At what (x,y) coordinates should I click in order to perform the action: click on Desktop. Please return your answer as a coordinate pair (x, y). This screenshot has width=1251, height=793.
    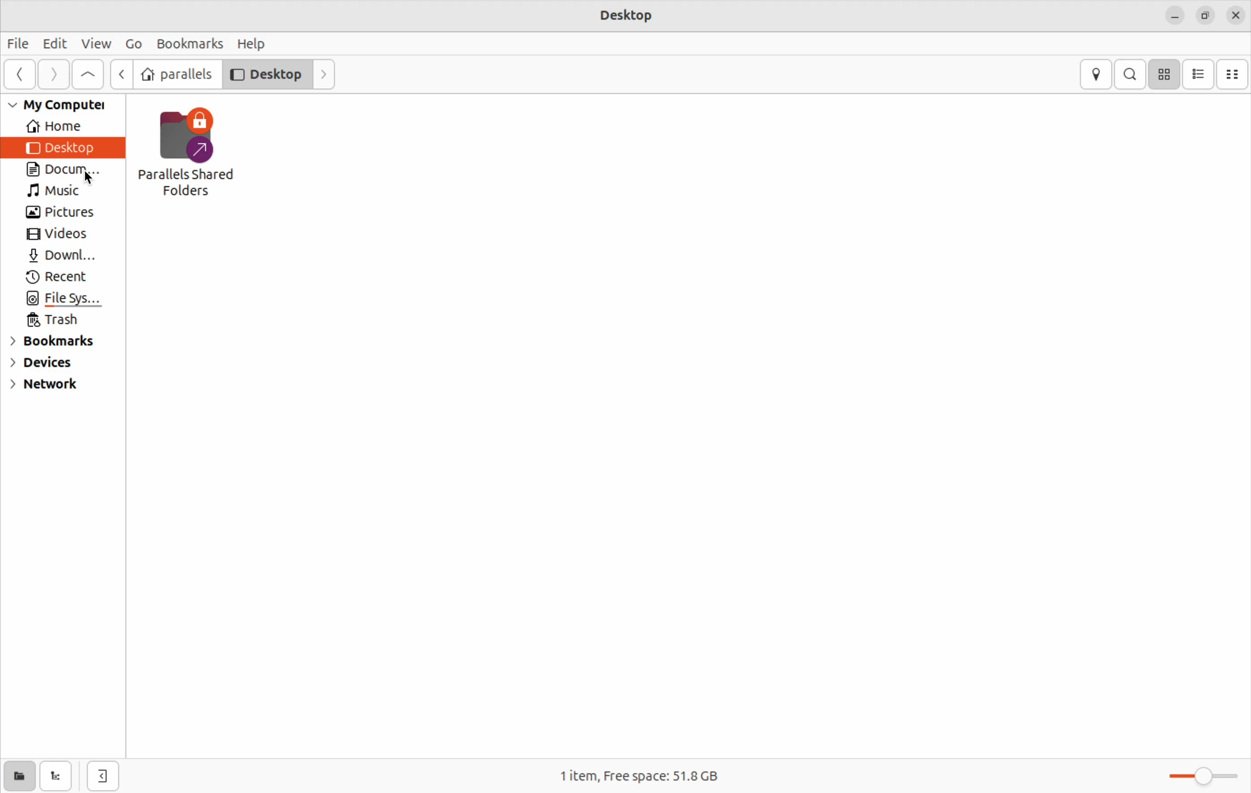
    Looking at the image, I should click on (631, 17).